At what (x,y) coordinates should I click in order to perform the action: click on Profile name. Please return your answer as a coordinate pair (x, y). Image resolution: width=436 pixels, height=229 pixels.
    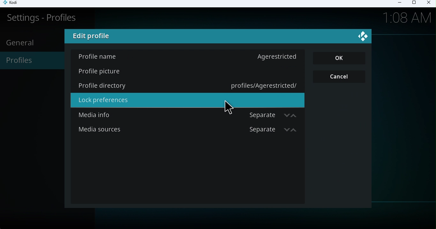
    Looking at the image, I should click on (188, 56).